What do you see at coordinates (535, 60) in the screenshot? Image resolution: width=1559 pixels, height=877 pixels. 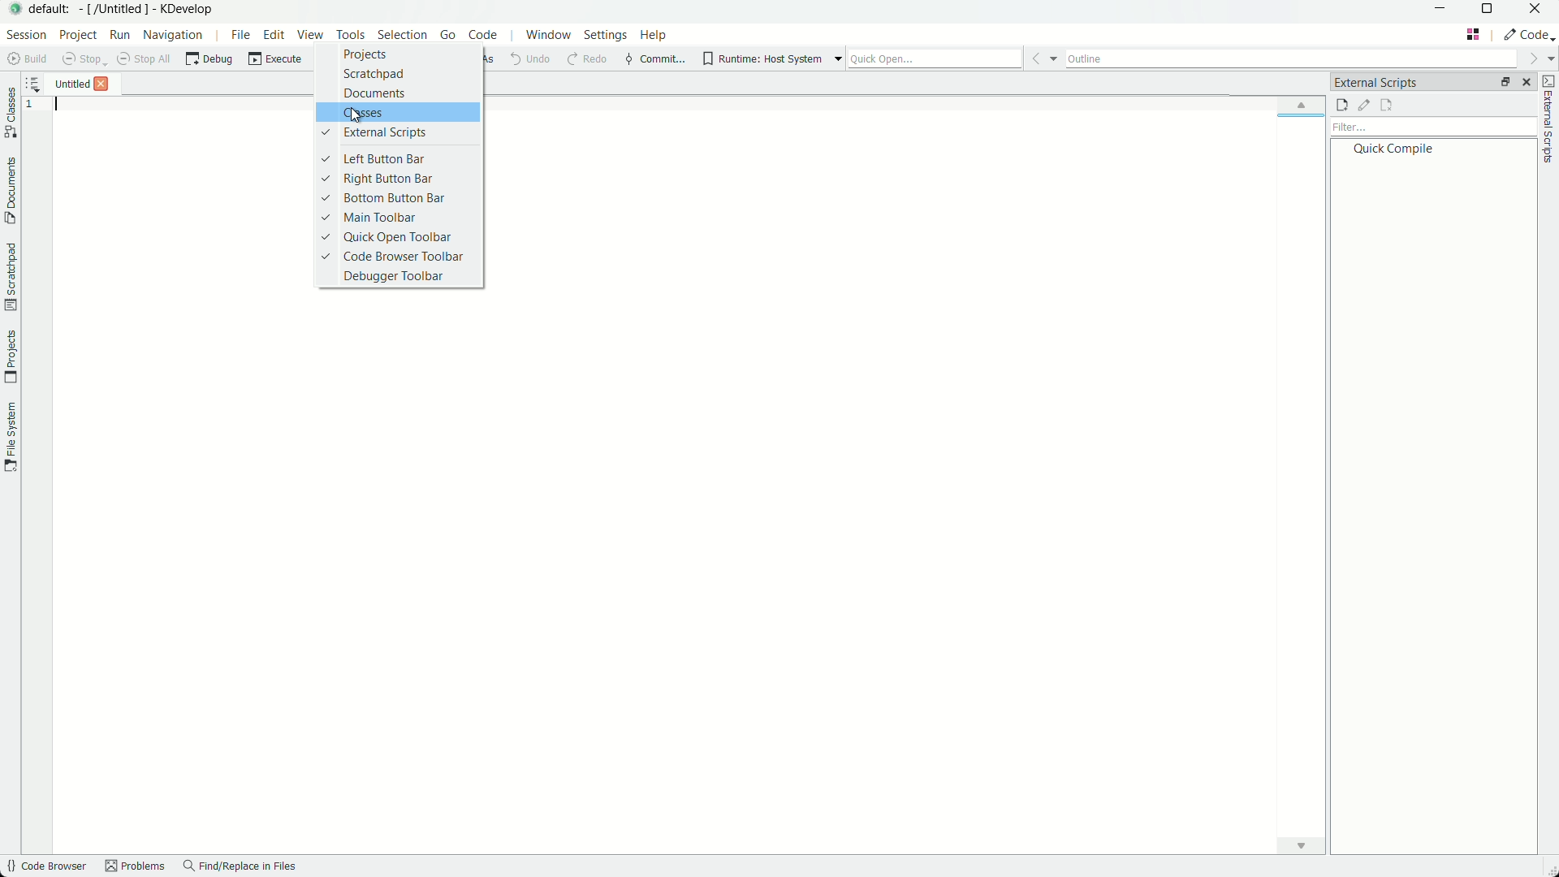 I see `undo` at bounding box center [535, 60].